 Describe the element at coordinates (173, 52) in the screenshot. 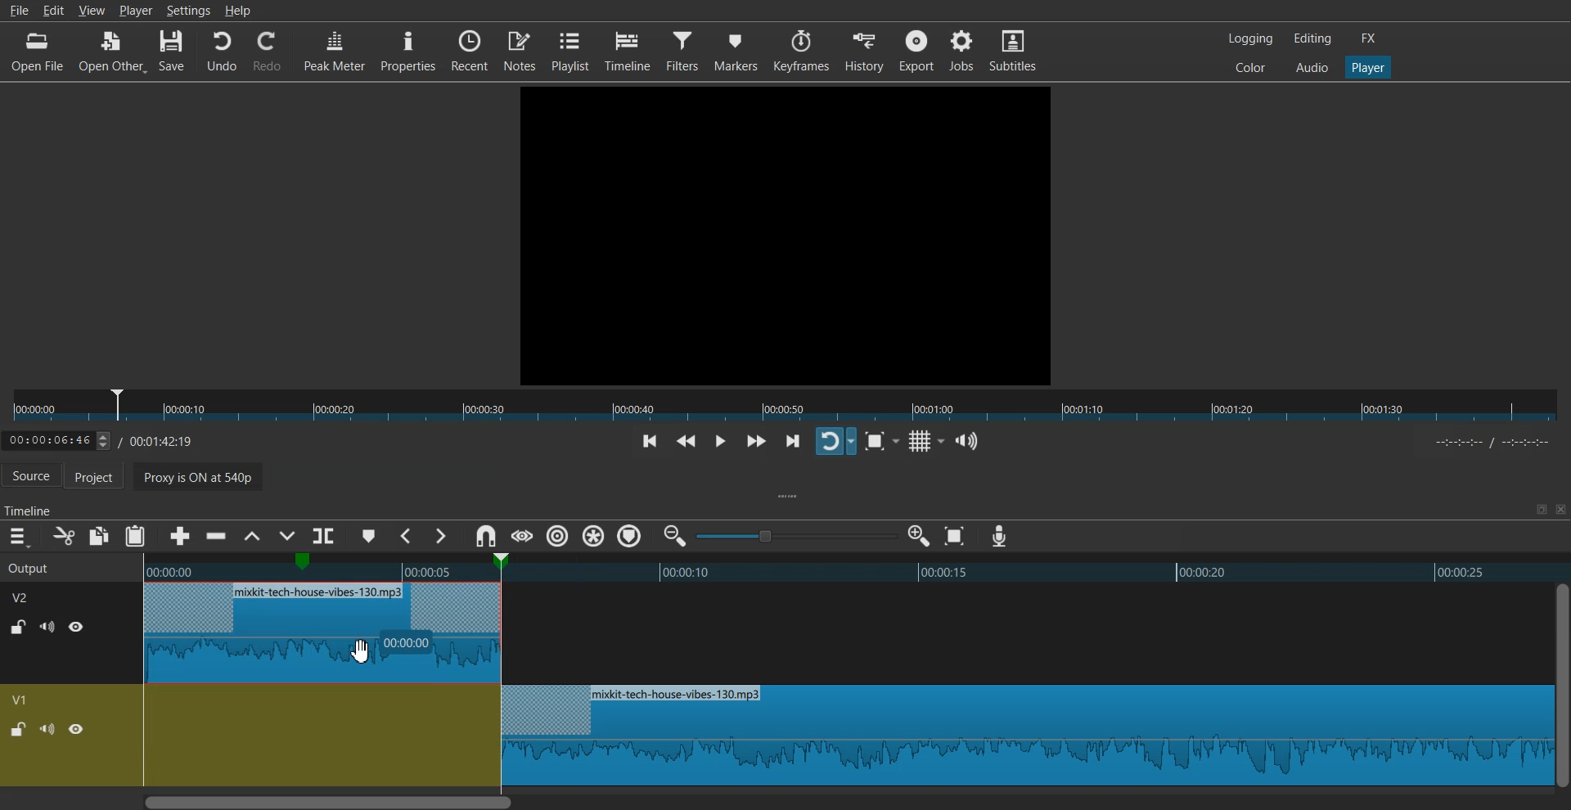

I see `Save` at that location.